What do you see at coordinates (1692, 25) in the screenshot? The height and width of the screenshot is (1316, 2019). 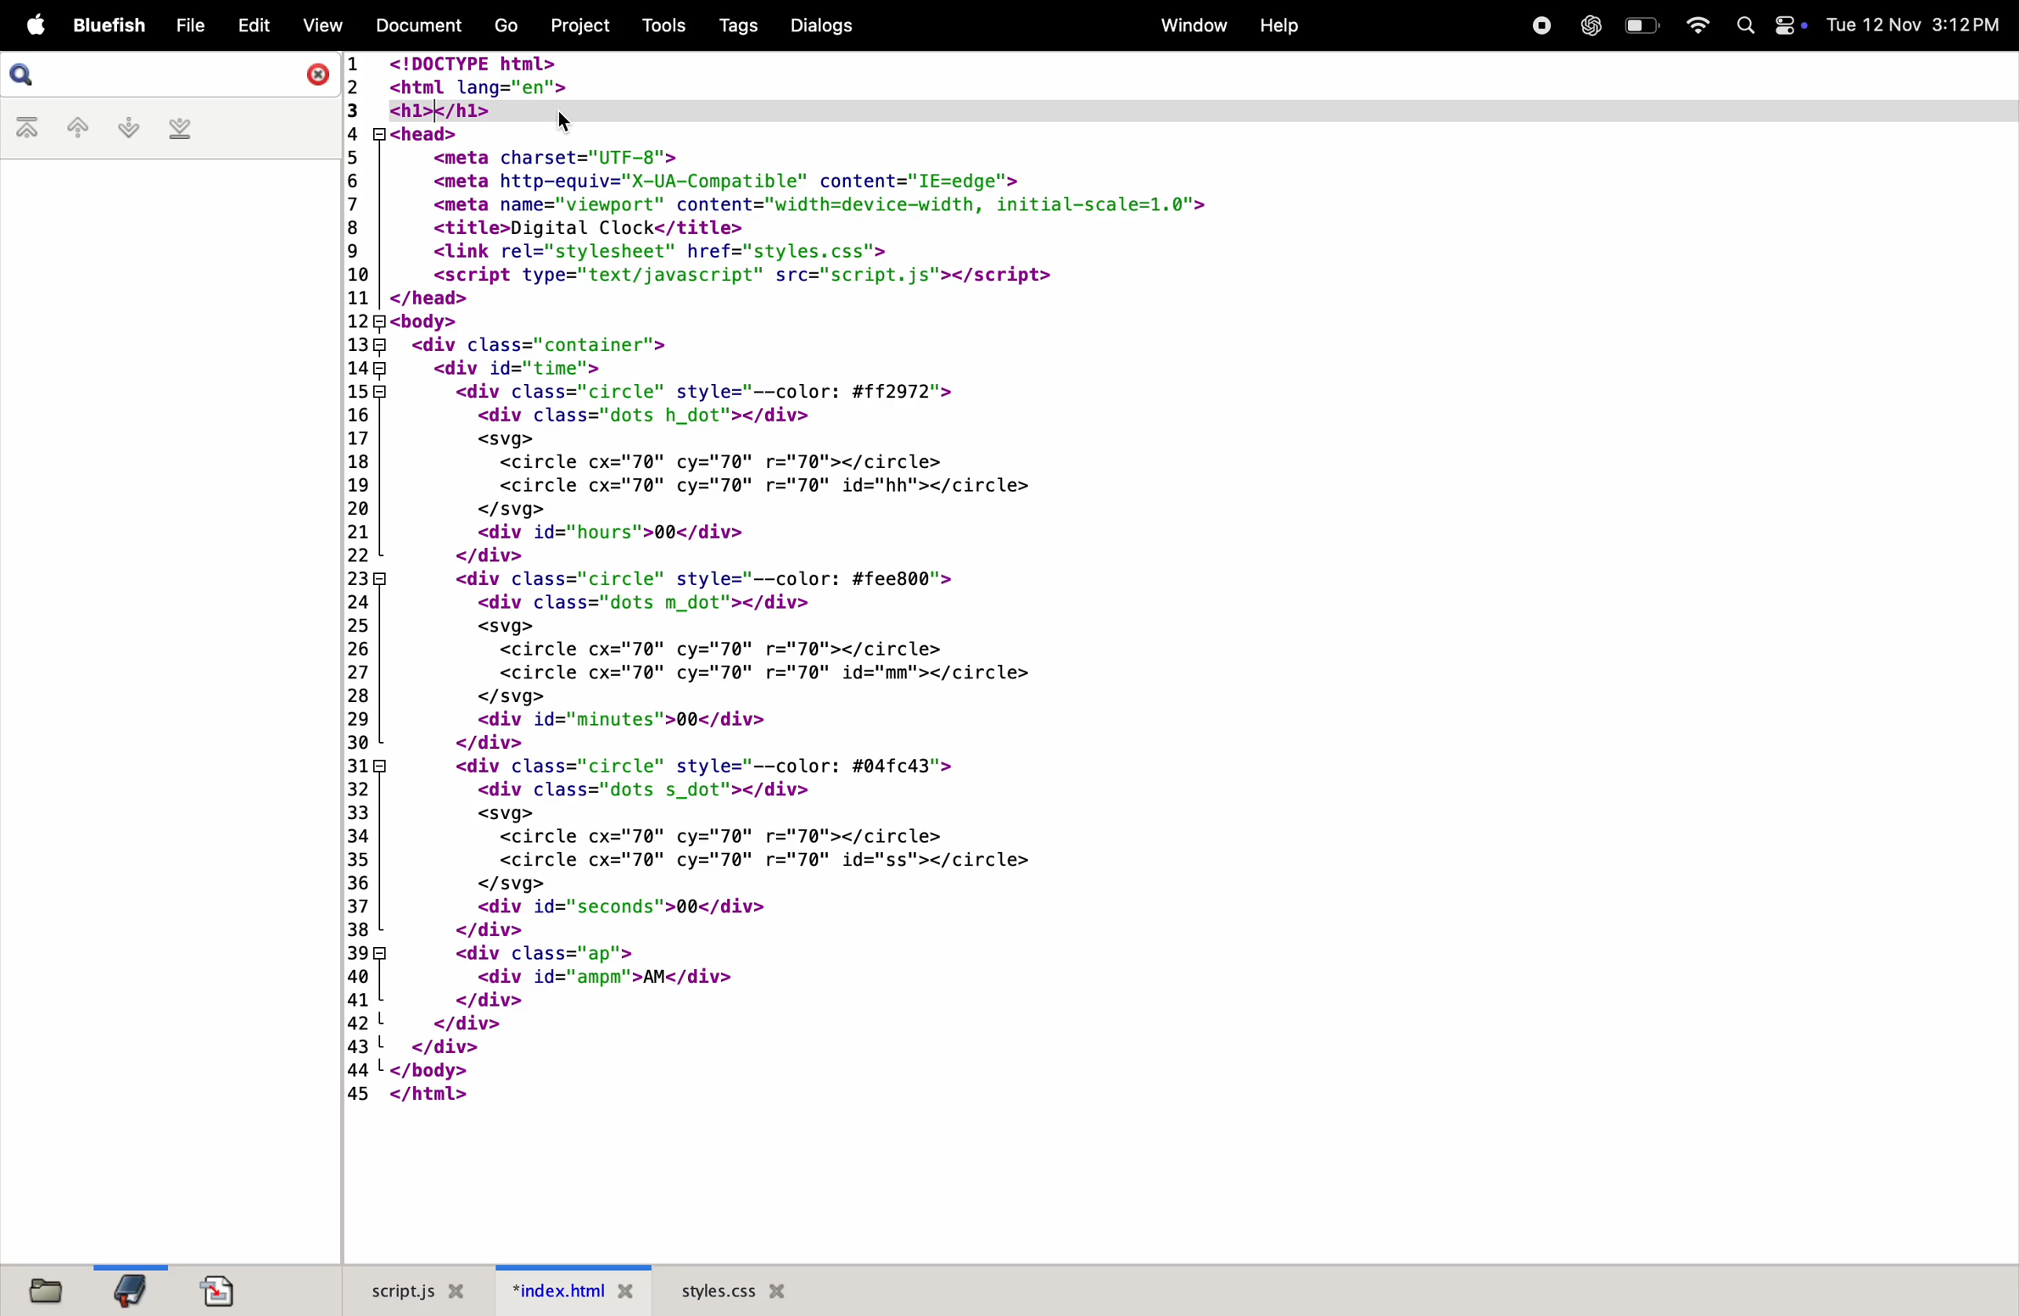 I see `wifi` at bounding box center [1692, 25].